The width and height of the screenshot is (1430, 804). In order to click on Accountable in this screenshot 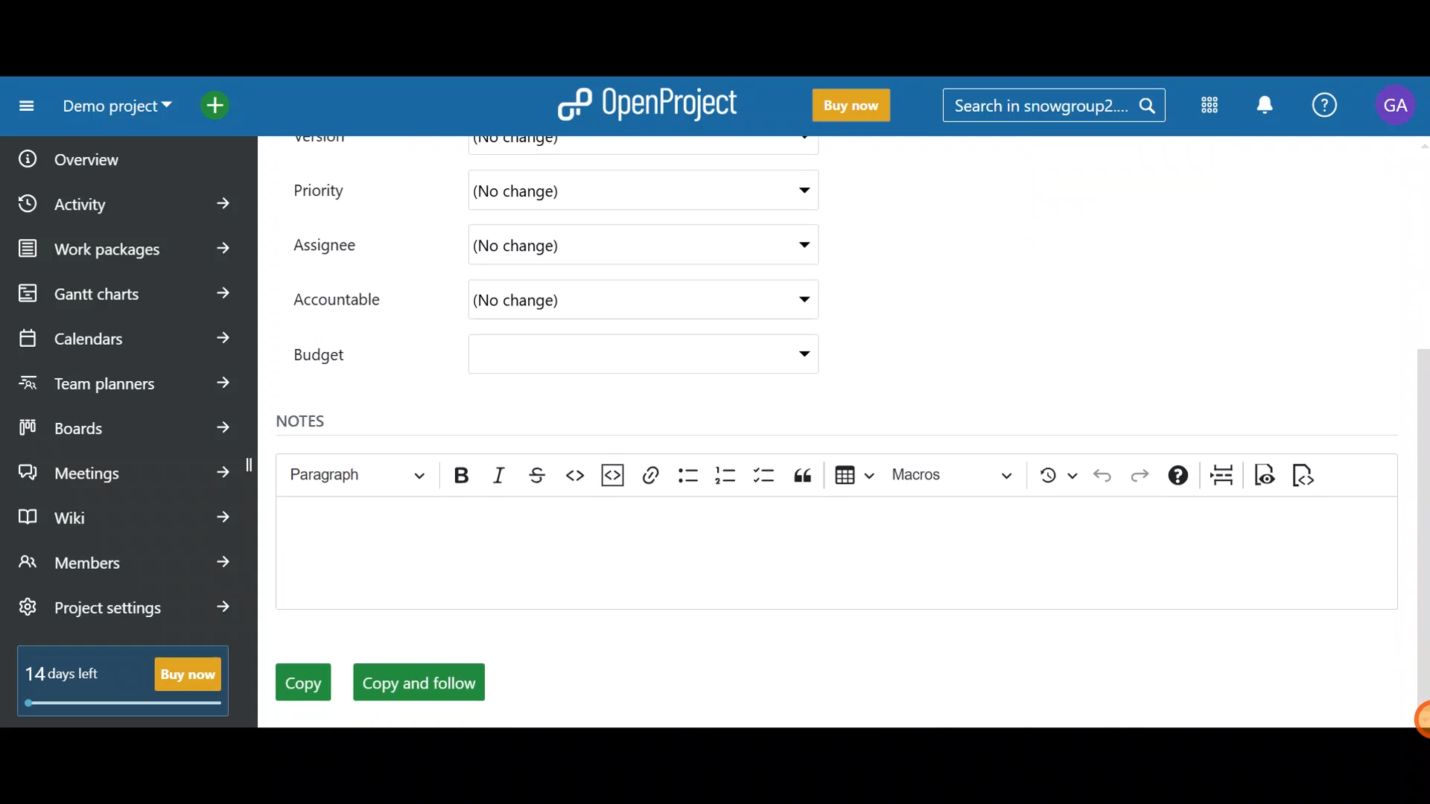, I will do `click(339, 300)`.